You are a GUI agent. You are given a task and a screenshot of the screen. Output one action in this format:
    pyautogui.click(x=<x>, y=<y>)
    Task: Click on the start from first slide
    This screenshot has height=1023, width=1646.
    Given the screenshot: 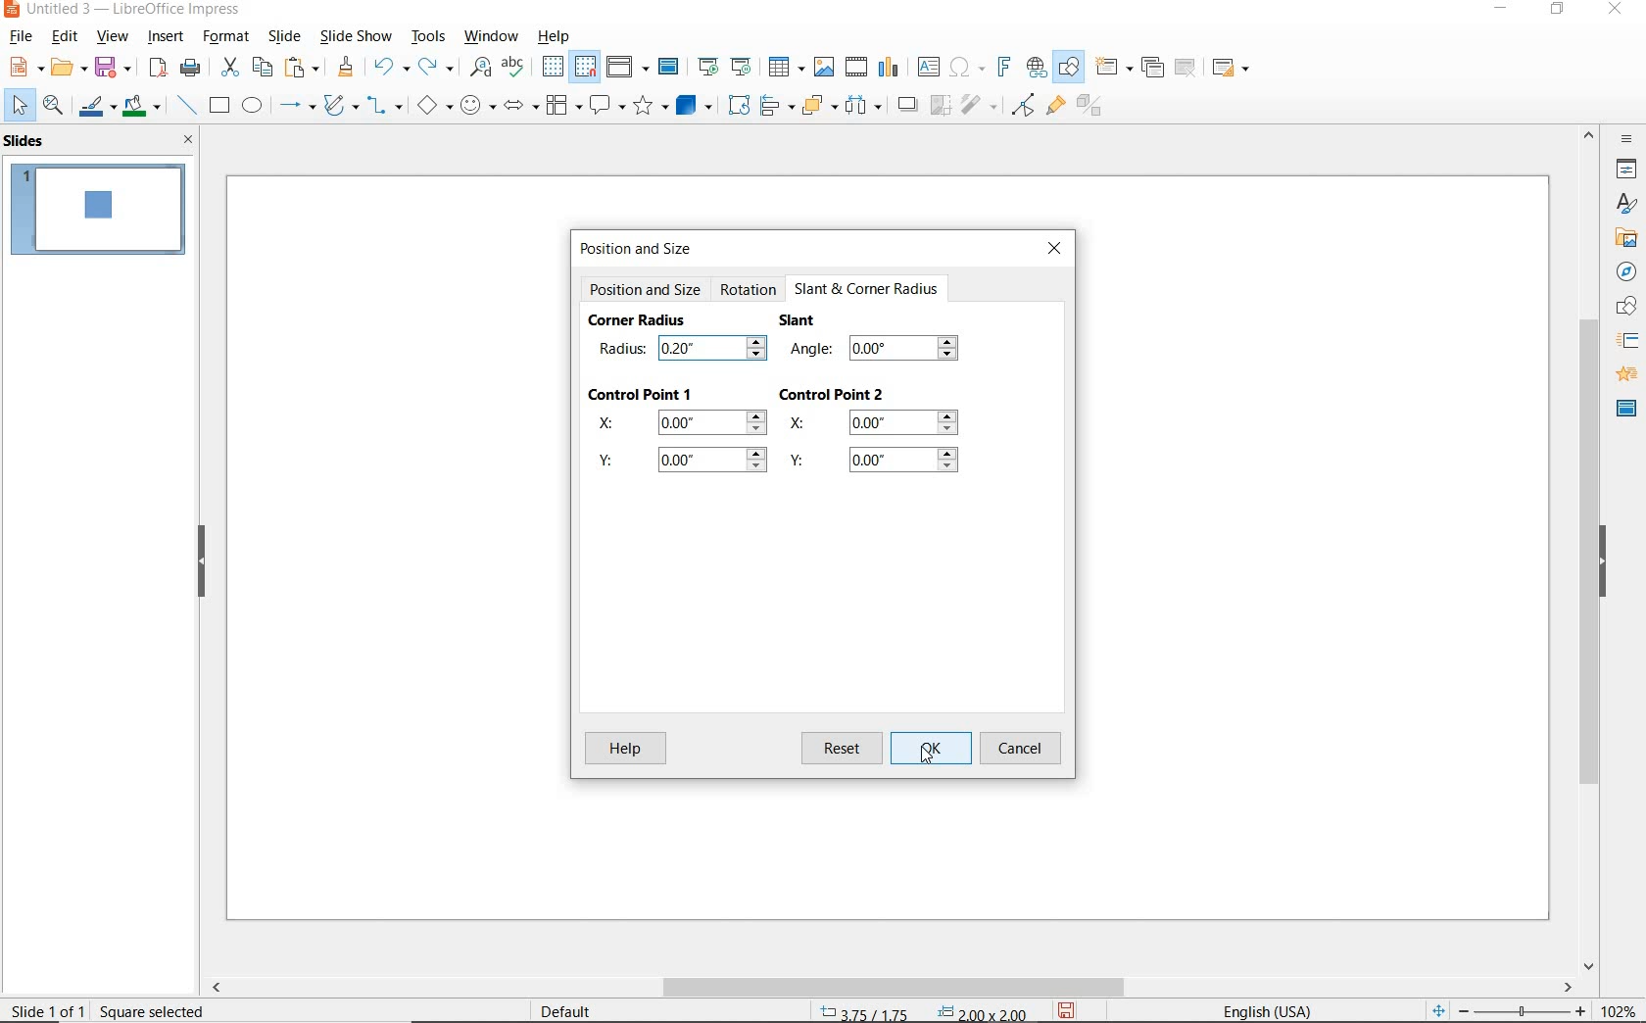 What is the action you would take?
    pyautogui.click(x=709, y=64)
    